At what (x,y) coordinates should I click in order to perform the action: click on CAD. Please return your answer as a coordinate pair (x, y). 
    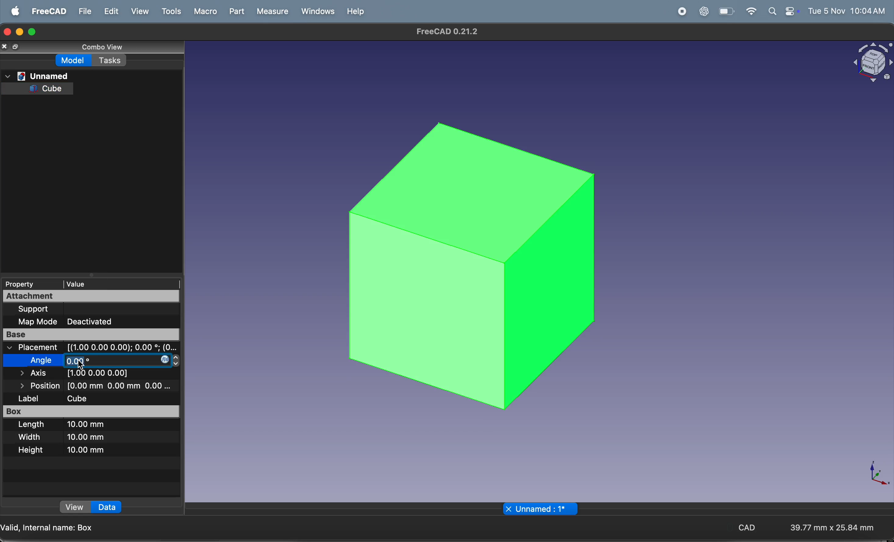
    Looking at the image, I should click on (743, 527).